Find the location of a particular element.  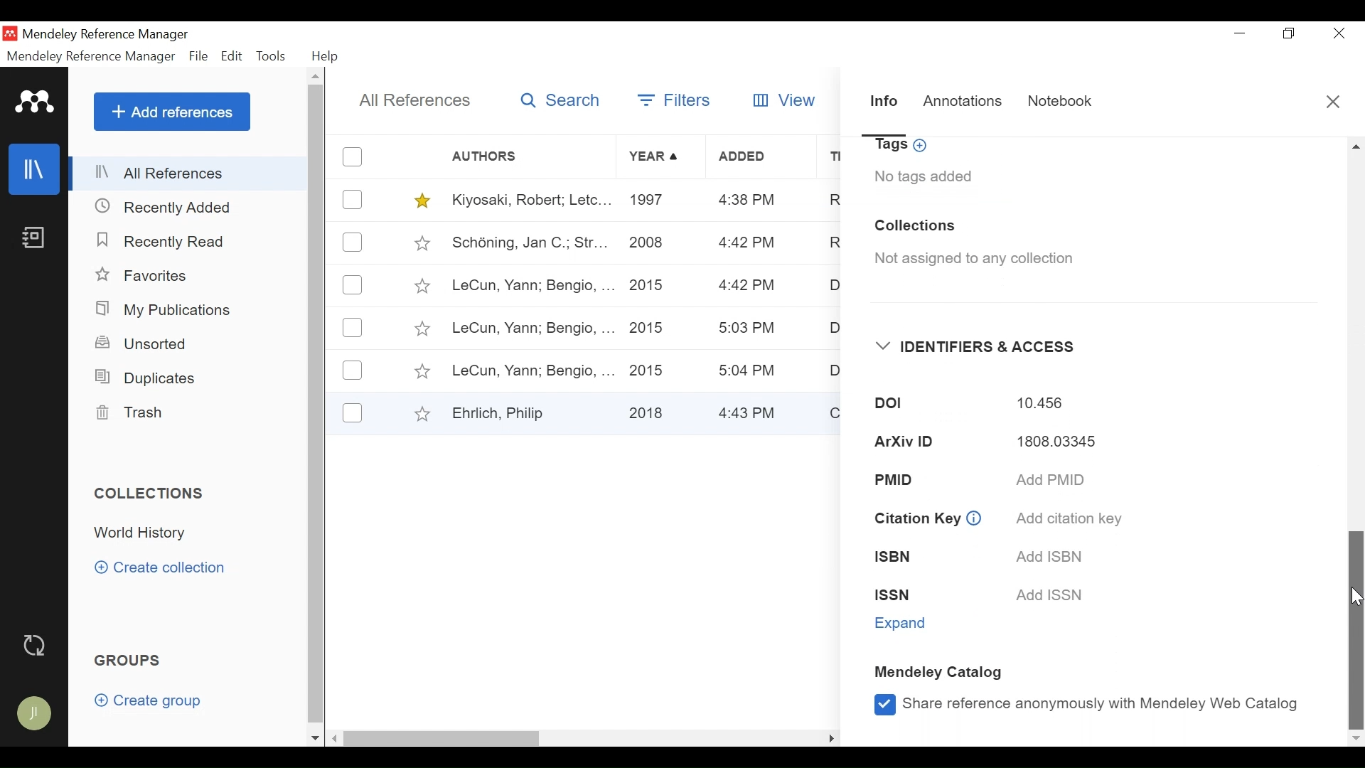

Not assigned to any collection is located at coordinates (968, 260).